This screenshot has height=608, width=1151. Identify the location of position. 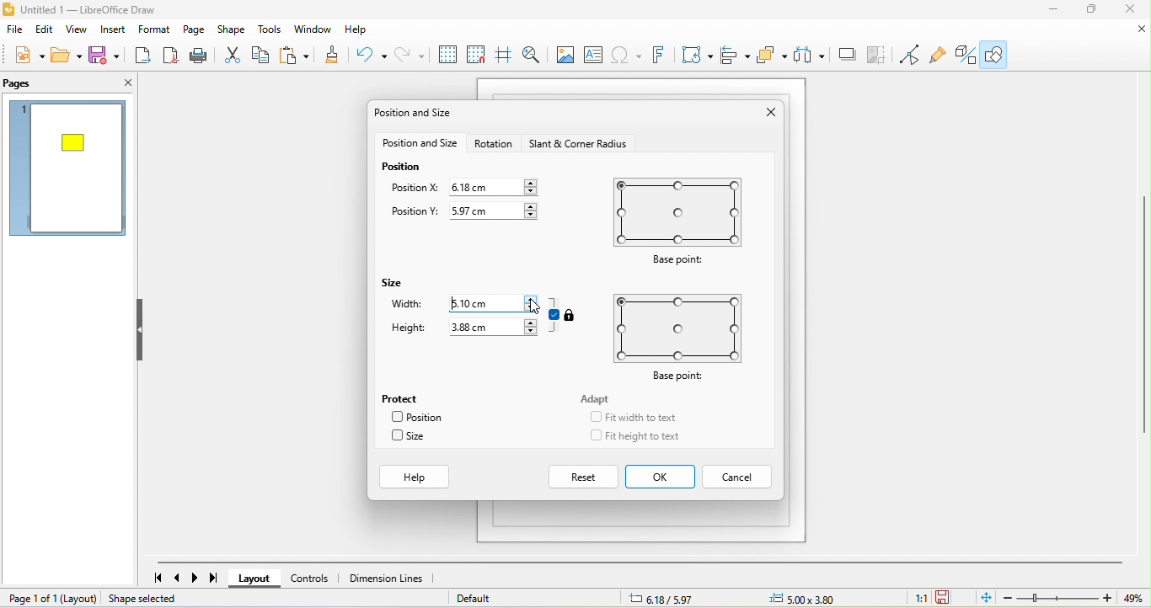
(420, 417).